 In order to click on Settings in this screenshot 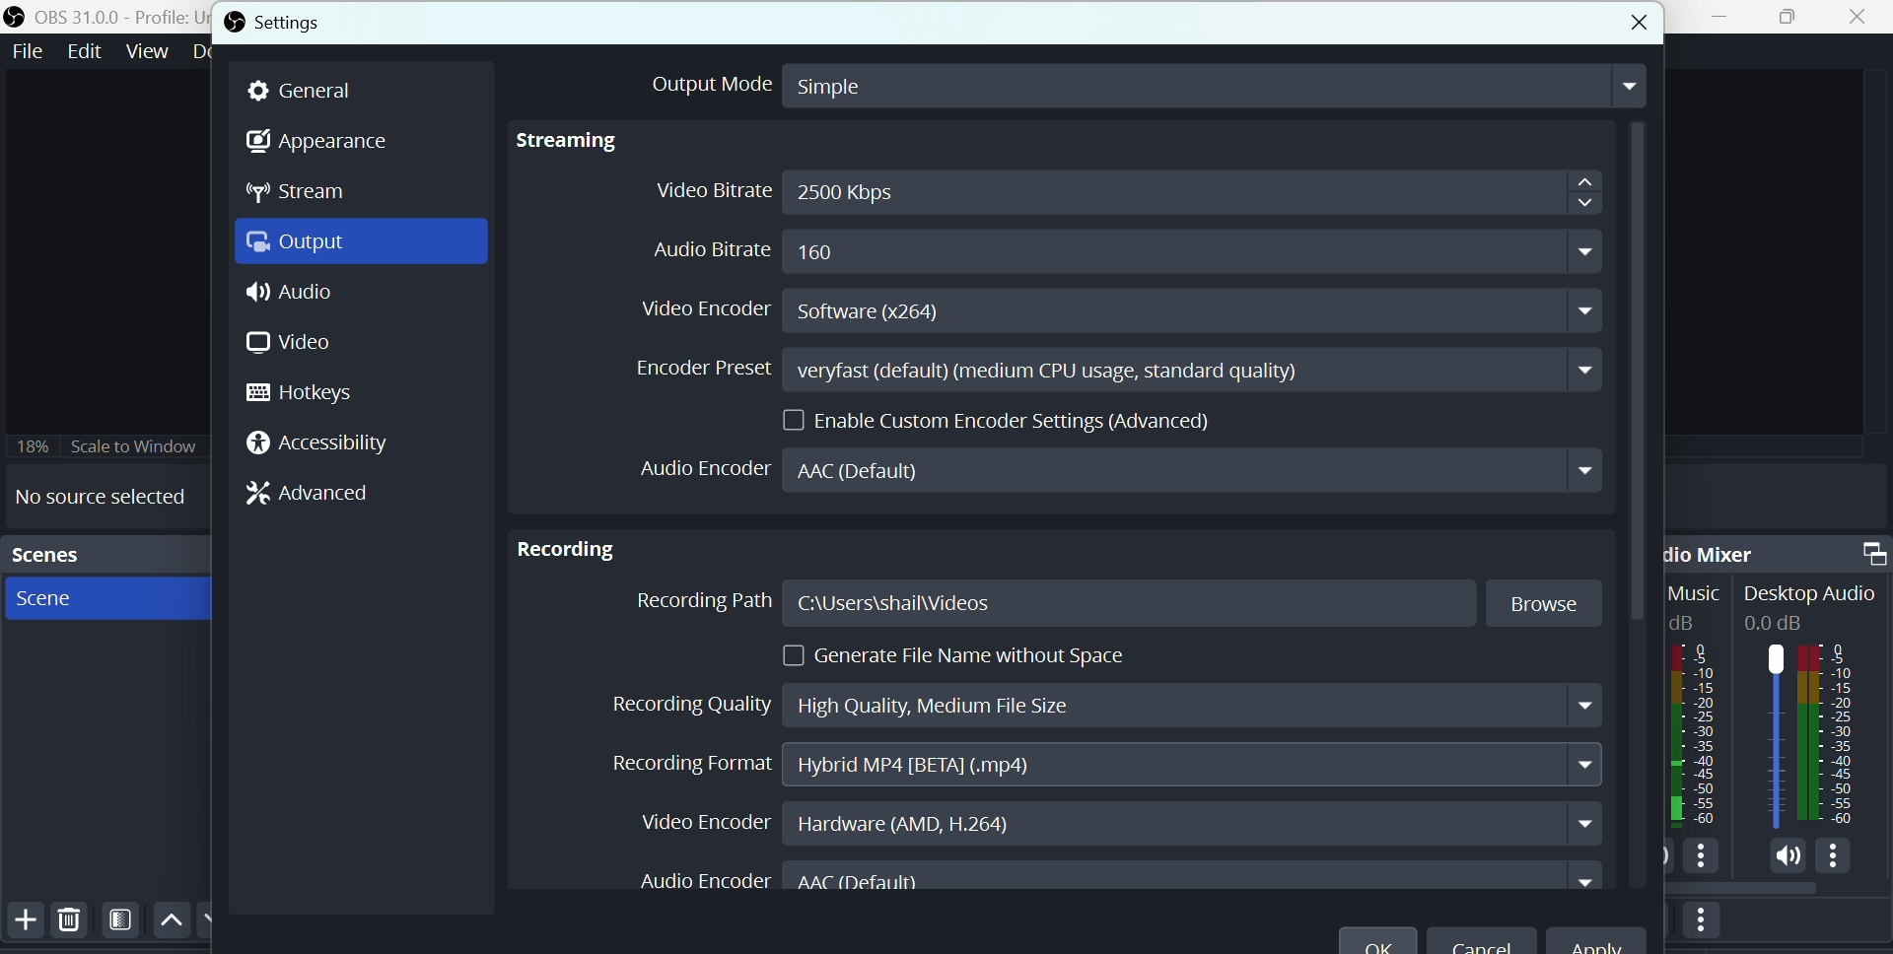, I will do `click(278, 20)`.